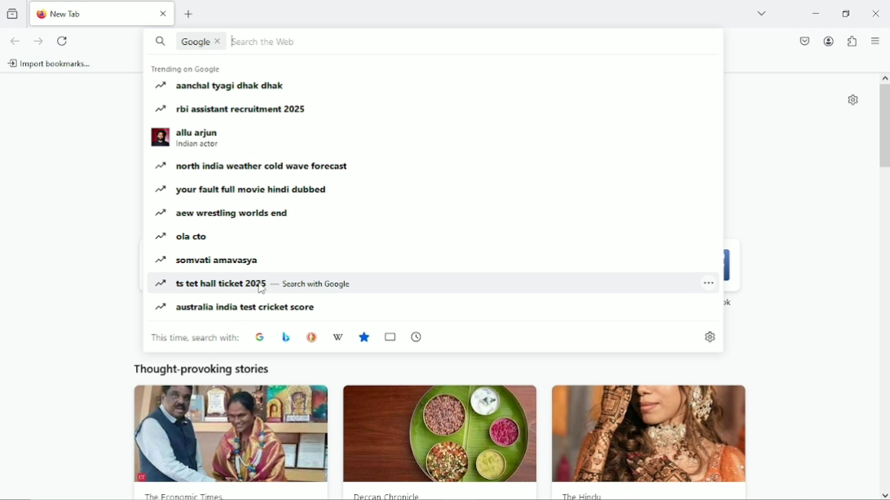 This screenshot has height=500, width=890. What do you see at coordinates (158, 42) in the screenshot?
I see `search logo` at bounding box center [158, 42].